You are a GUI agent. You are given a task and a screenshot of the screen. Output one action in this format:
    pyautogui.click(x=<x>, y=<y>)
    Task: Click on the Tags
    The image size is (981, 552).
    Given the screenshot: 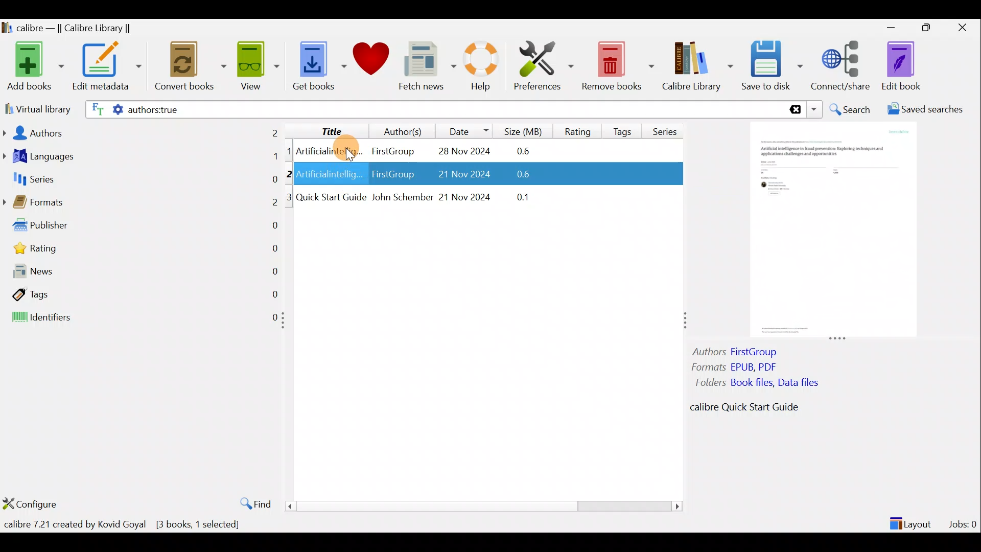 What is the action you would take?
    pyautogui.click(x=624, y=127)
    